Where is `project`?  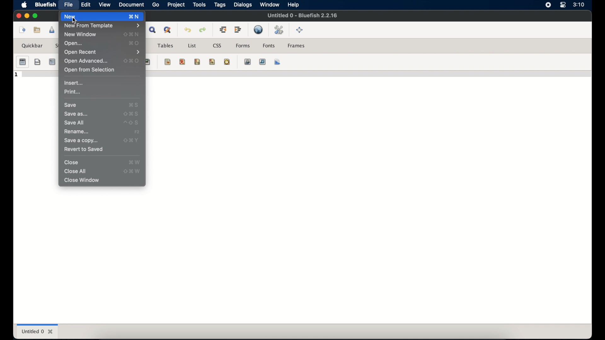 project is located at coordinates (176, 4).